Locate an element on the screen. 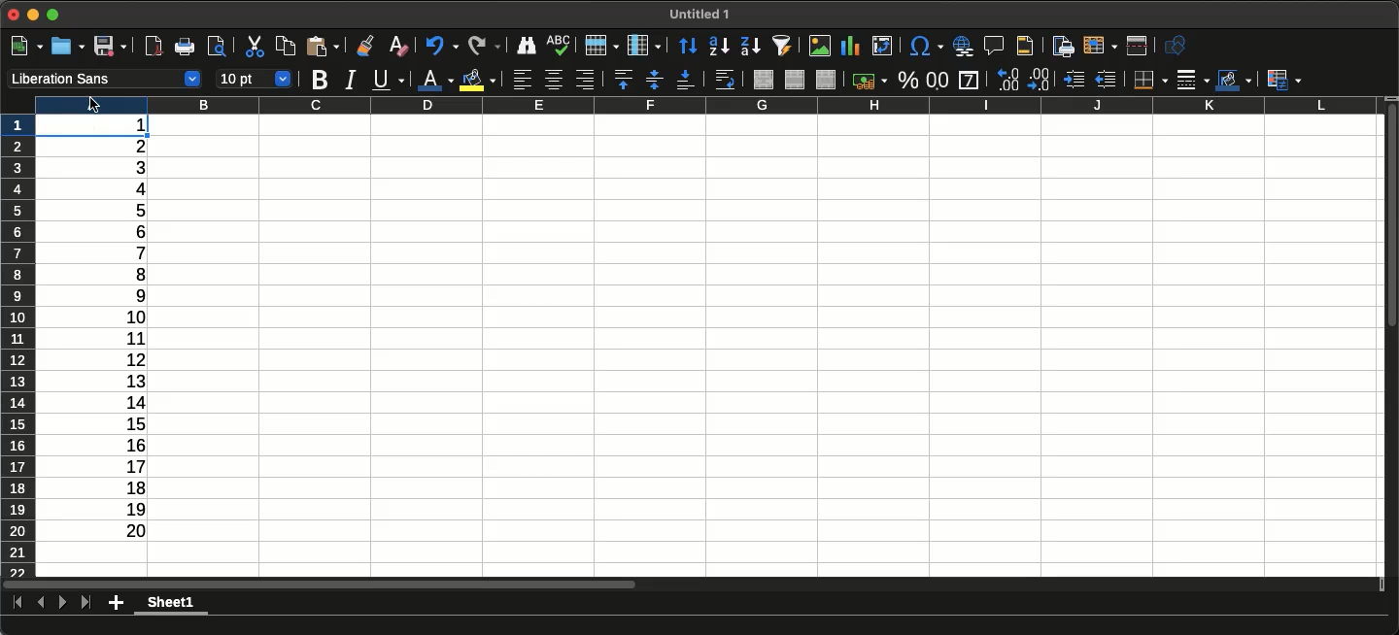  12 is located at coordinates (125, 360).